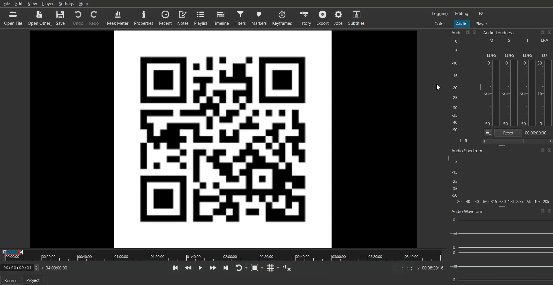 Image resolution: width=553 pixels, height=285 pixels. What do you see at coordinates (213, 267) in the screenshot?
I see `Play quickly forward` at bounding box center [213, 267].